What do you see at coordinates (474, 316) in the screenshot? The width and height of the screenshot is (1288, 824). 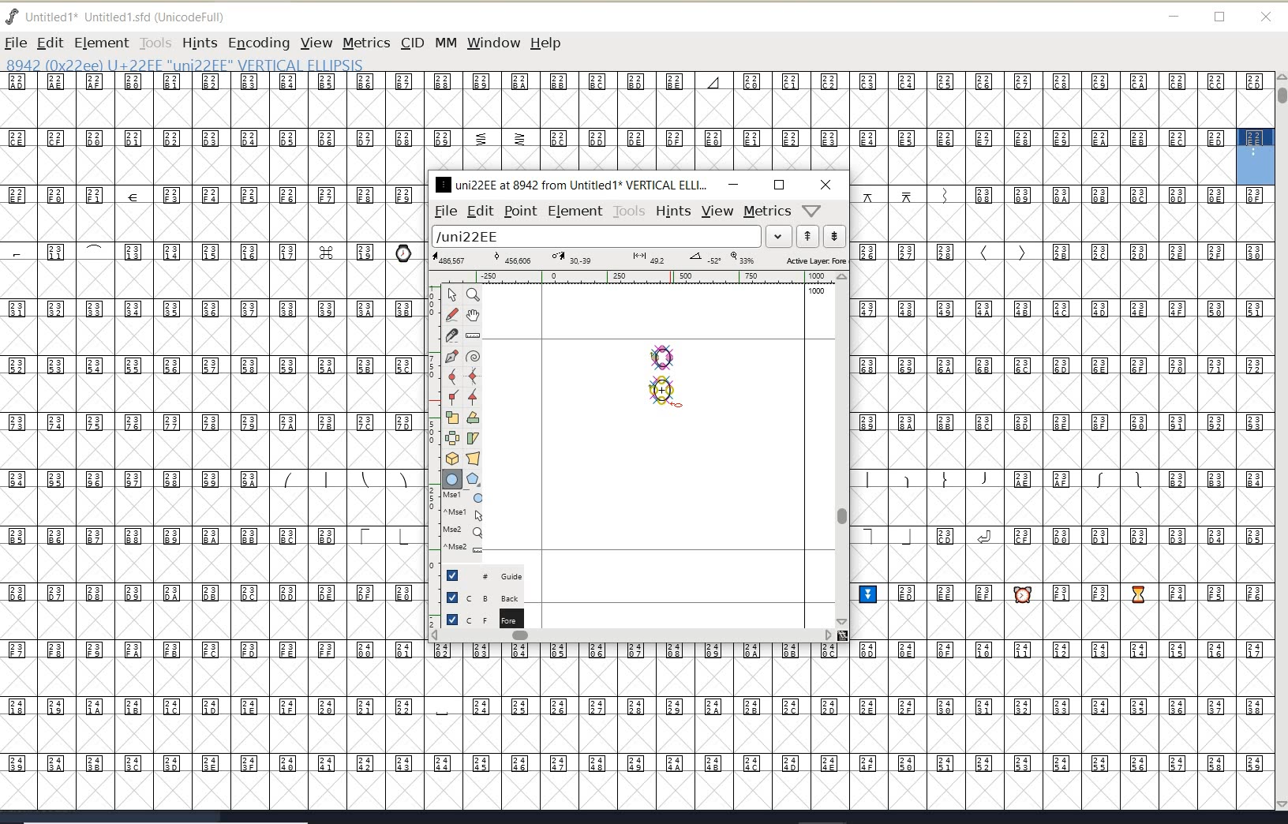 I see `scroll by hand` at bounding box center [474, 316].